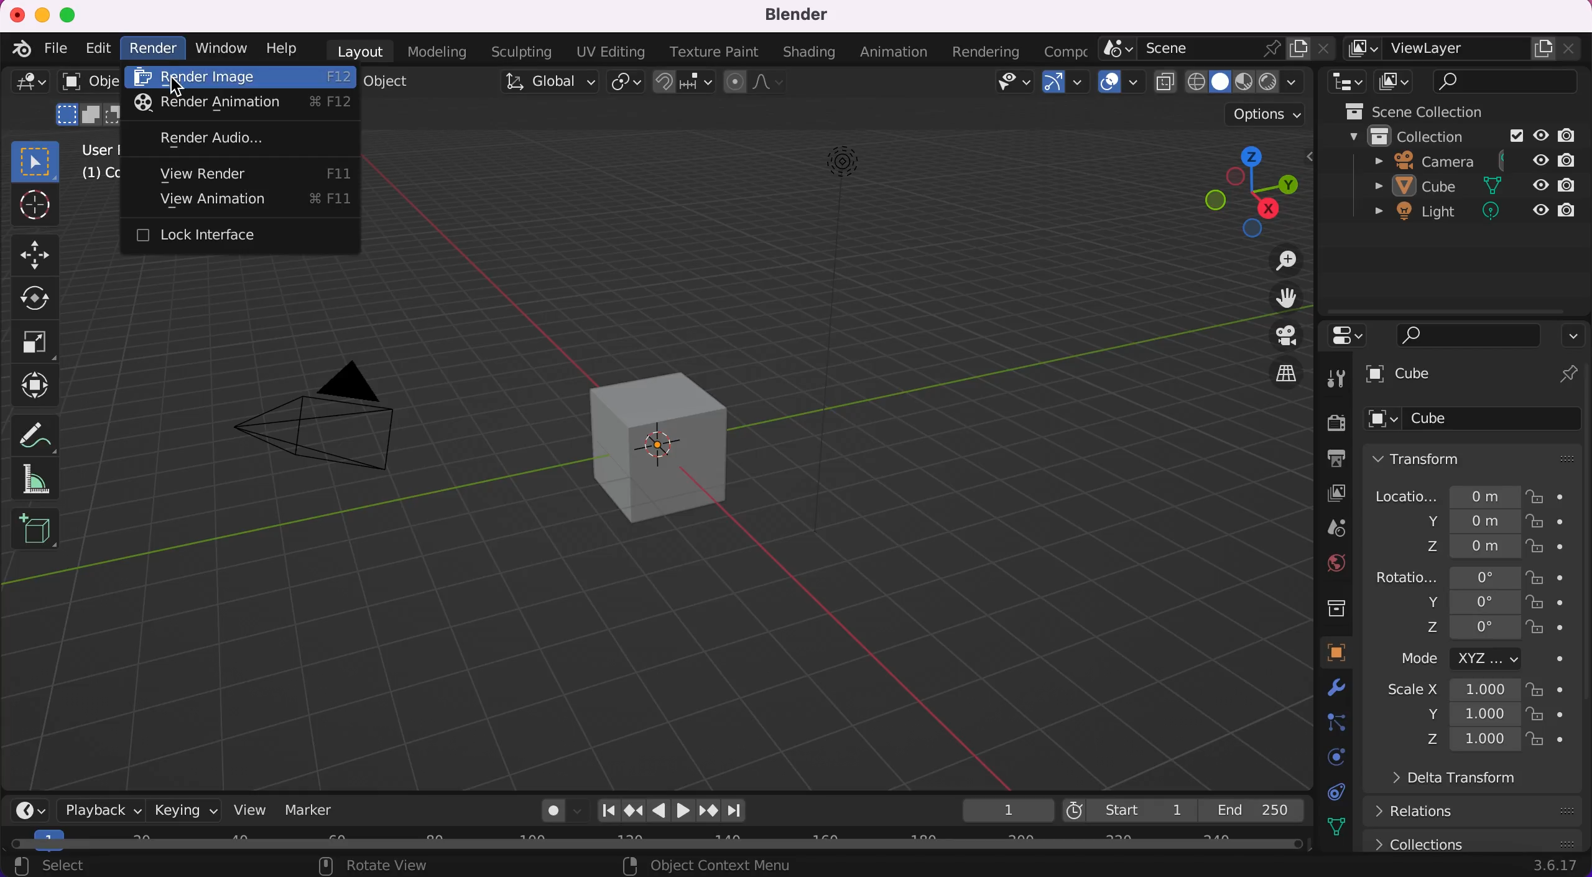  What do you see at coordinates (1424, 187) in the screenshot?
I see `sube` at bounding box center [1424, 187].